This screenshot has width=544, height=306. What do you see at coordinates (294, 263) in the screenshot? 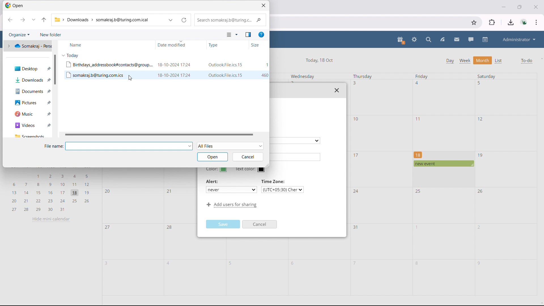
I see `6` at bounding box center [294, 263].